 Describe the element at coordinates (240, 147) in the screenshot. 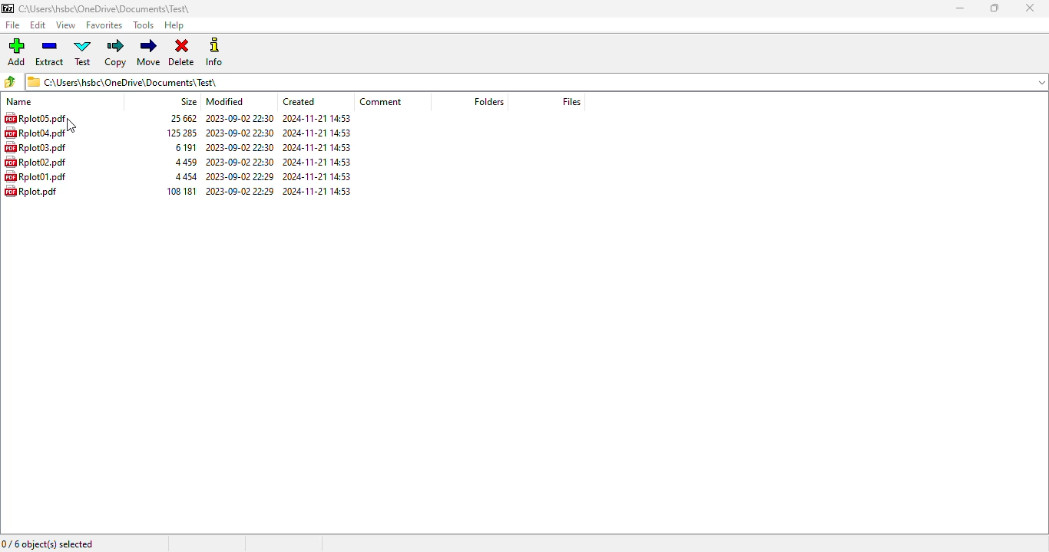

I see `modified date & time` at that location.